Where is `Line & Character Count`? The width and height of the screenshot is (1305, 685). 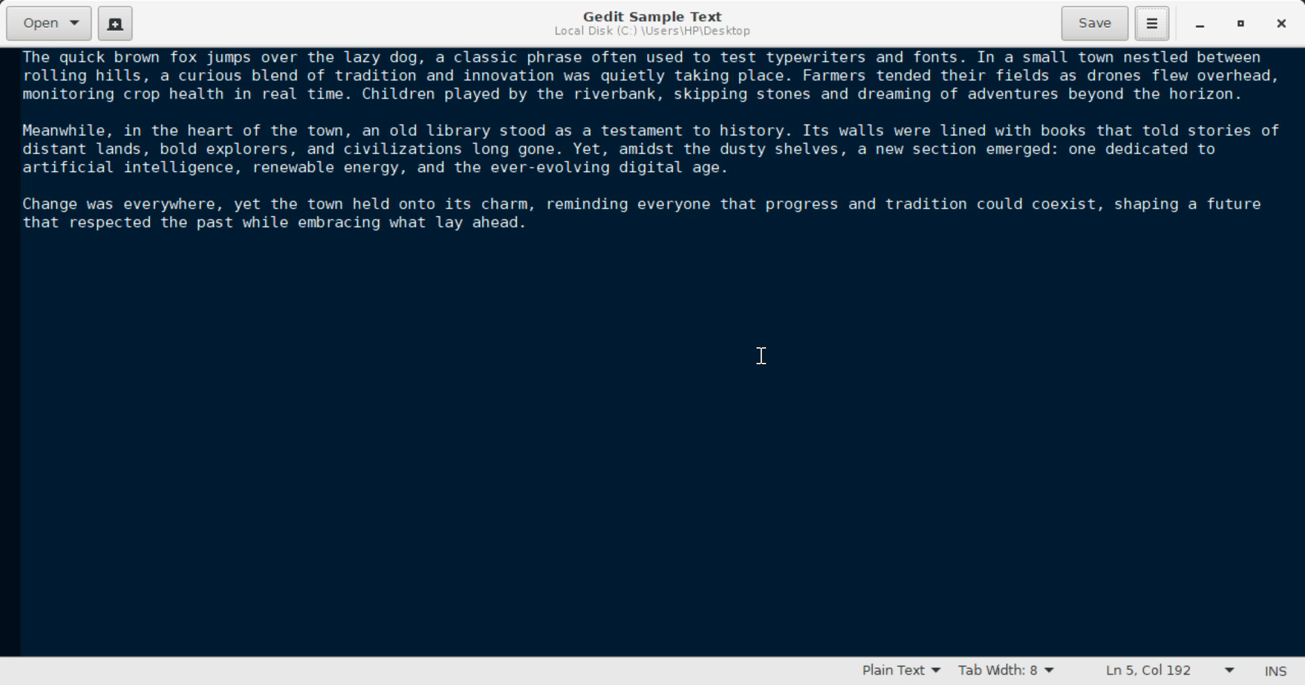
Line & Character Count is located at coordinates (1164, 672).